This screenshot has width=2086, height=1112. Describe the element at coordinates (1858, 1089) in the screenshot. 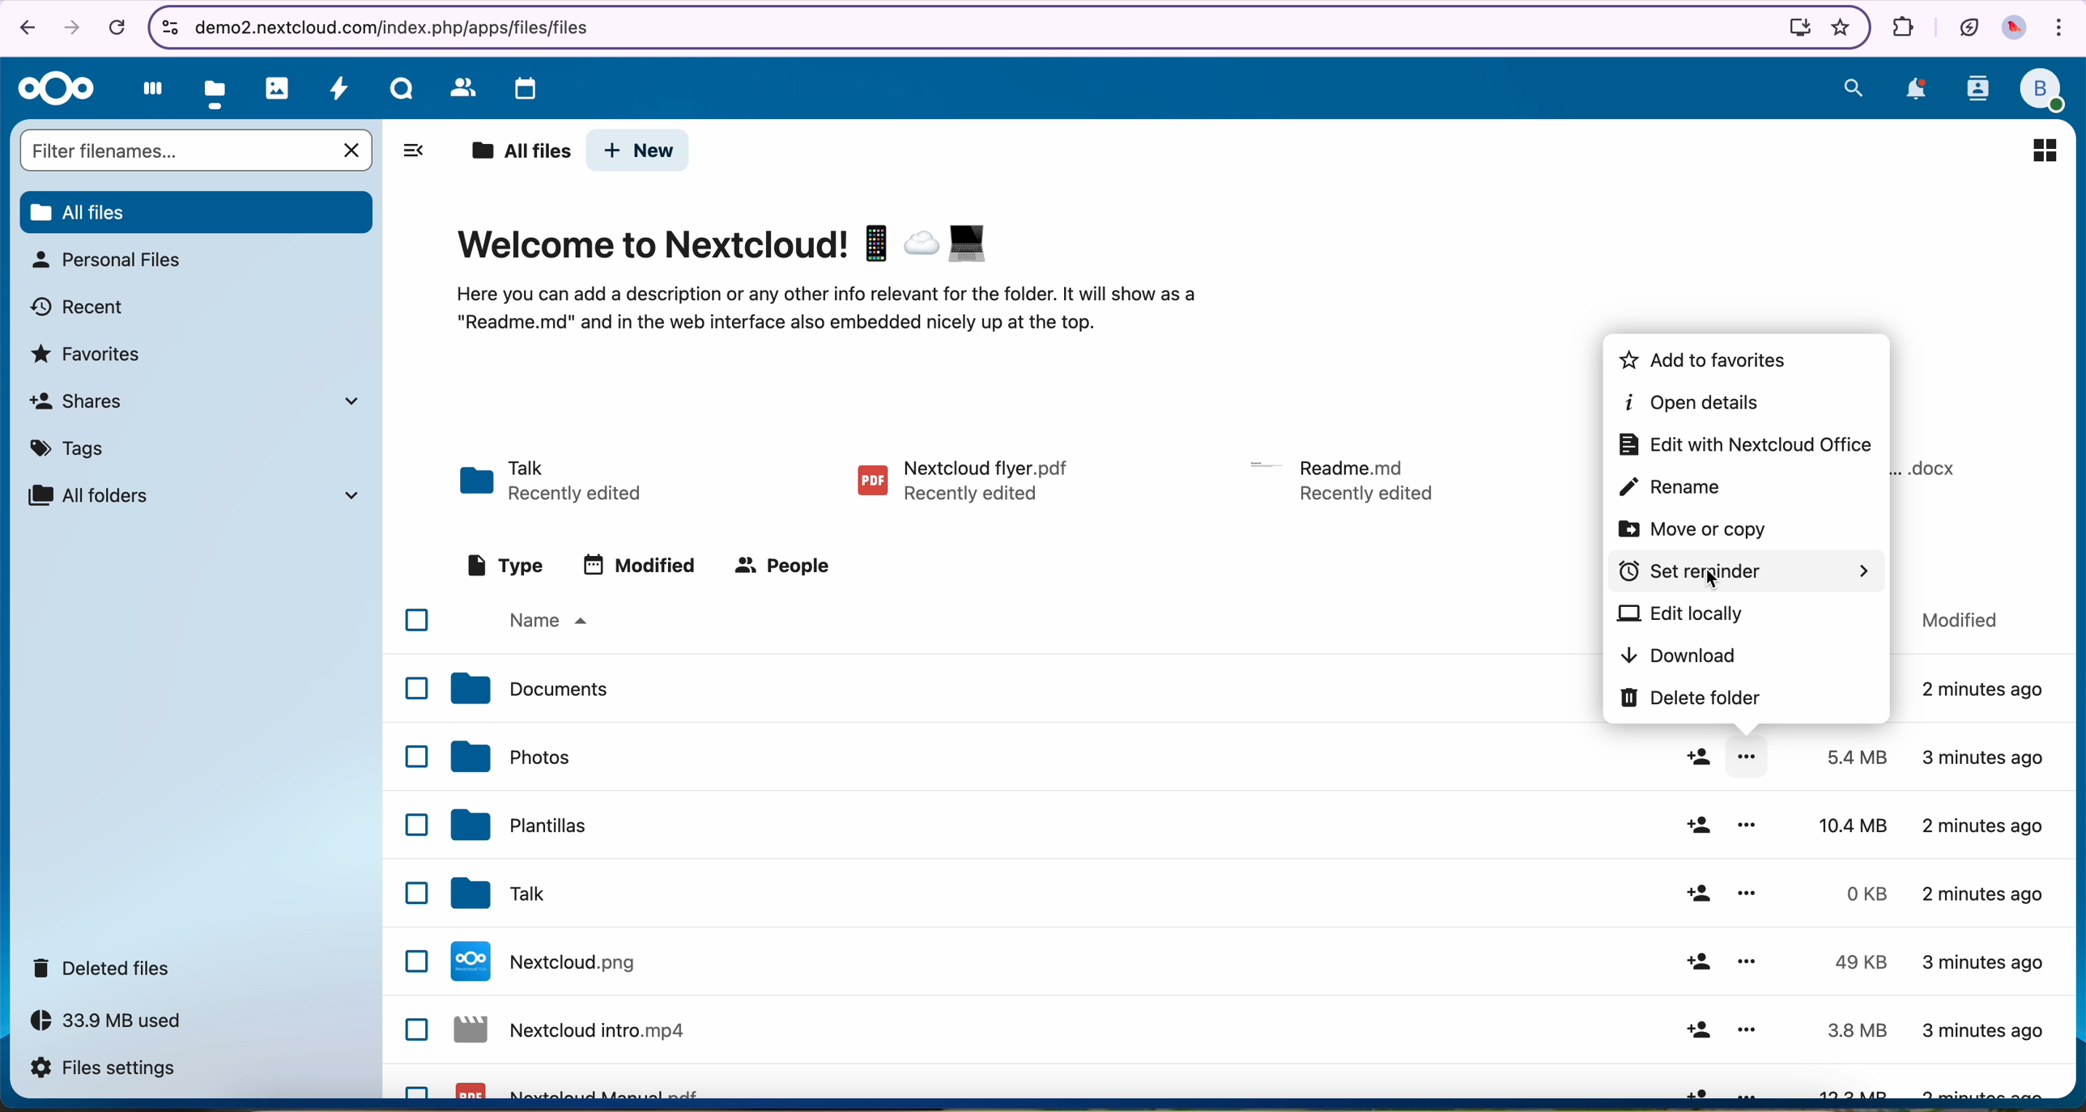

I see `13.3` at that location.